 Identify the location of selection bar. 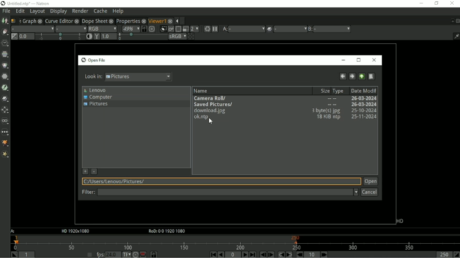
(142, 37).